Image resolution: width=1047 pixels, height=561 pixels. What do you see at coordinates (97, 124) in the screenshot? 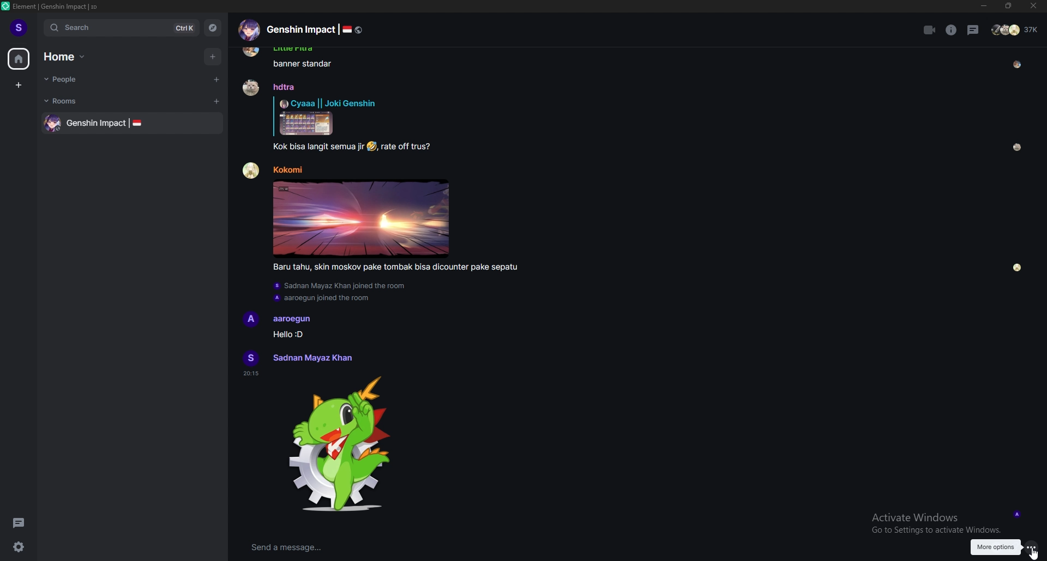
I see `Genshin Impact` at bounding box center [97, 124].